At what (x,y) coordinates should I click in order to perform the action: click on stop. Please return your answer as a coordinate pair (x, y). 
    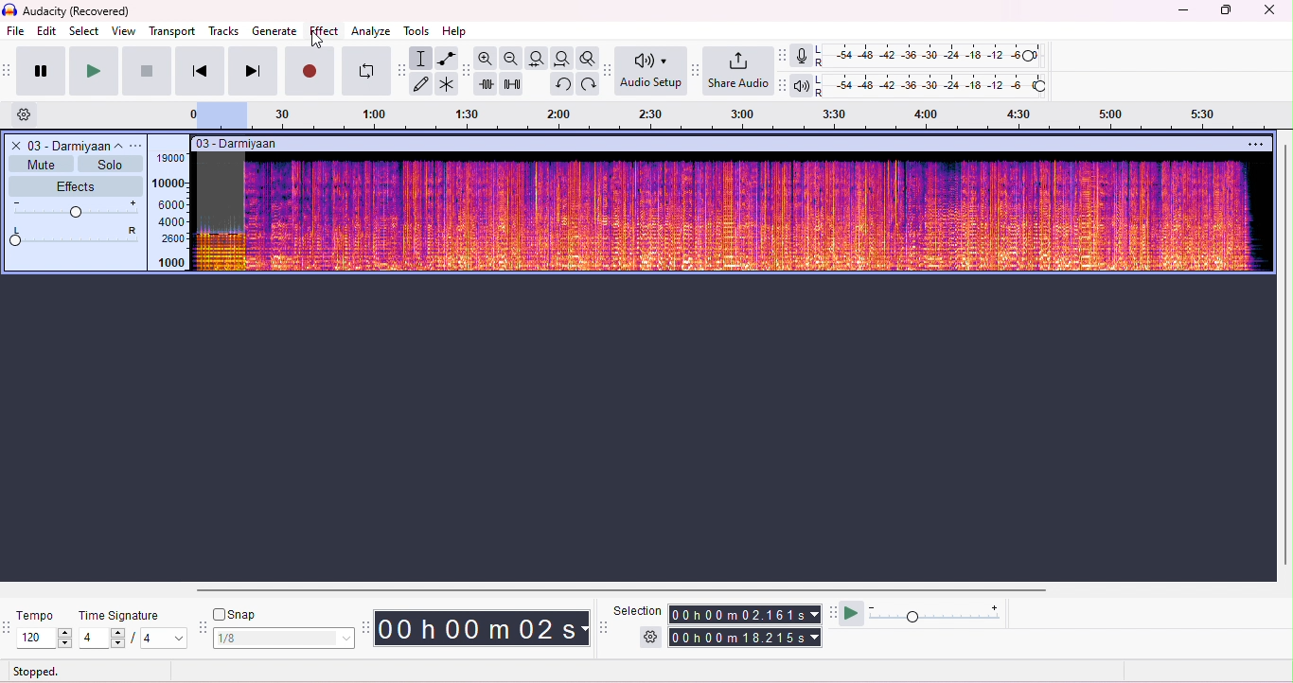
    Looking at the image, I should click on (147, 70).